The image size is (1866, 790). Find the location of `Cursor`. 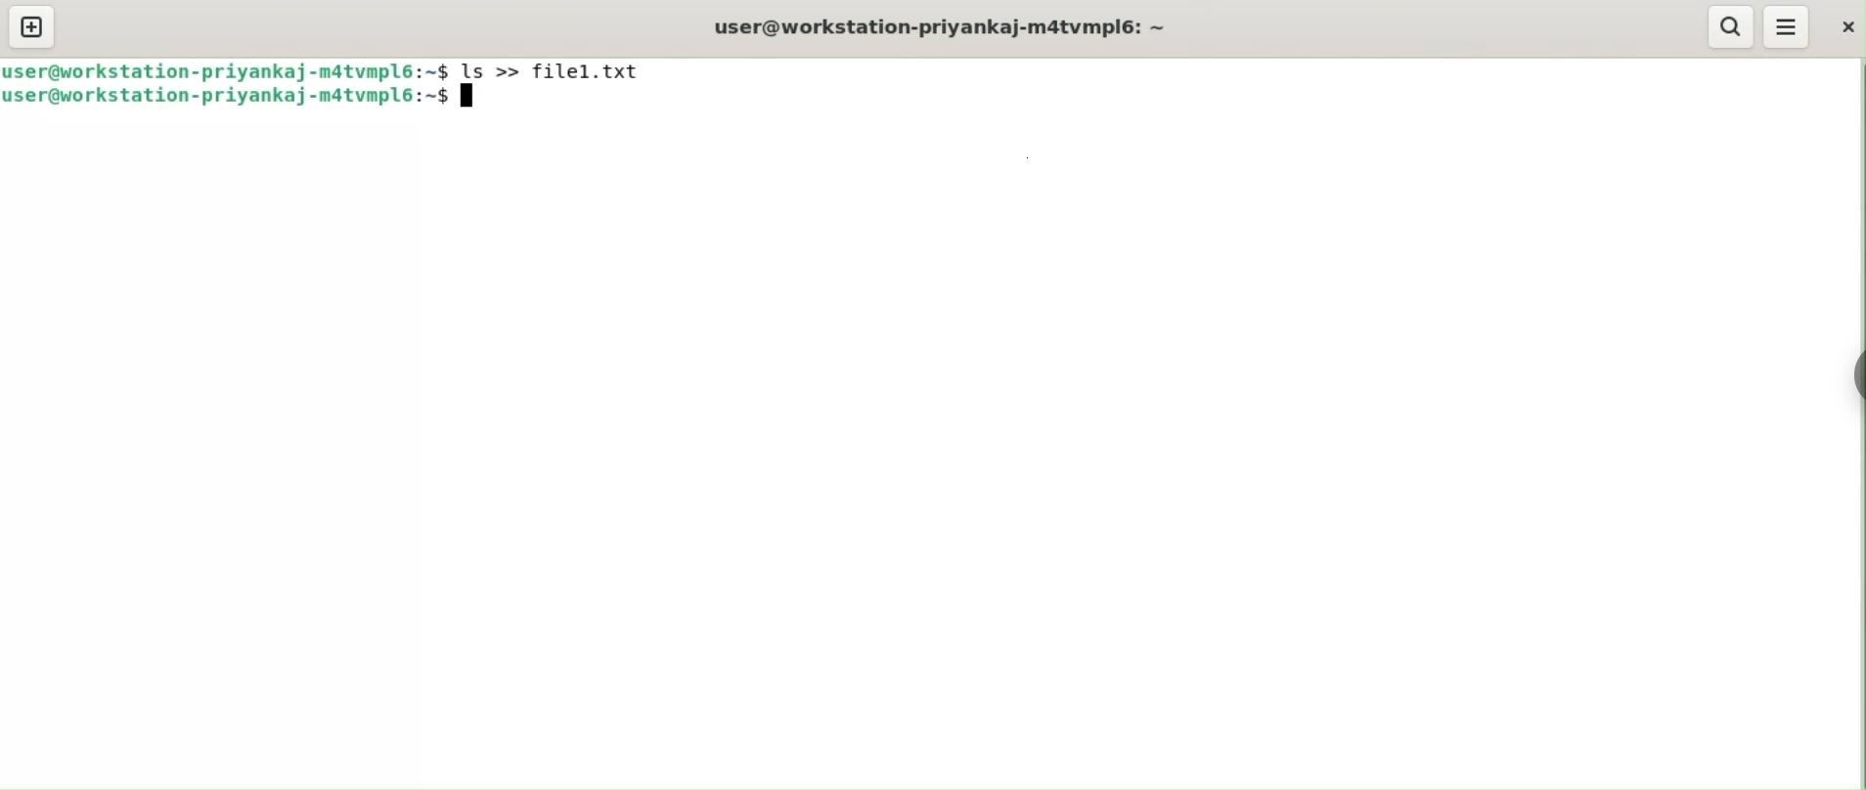

Cursor is located at coordinates (474, 100).